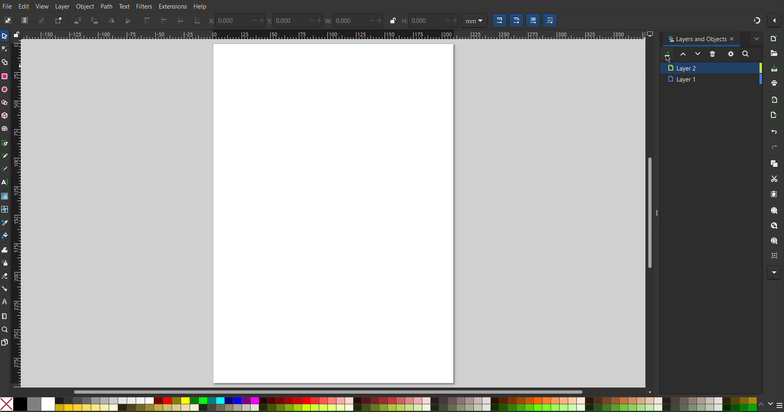  I want to click on X Coords, so click(238, 21).